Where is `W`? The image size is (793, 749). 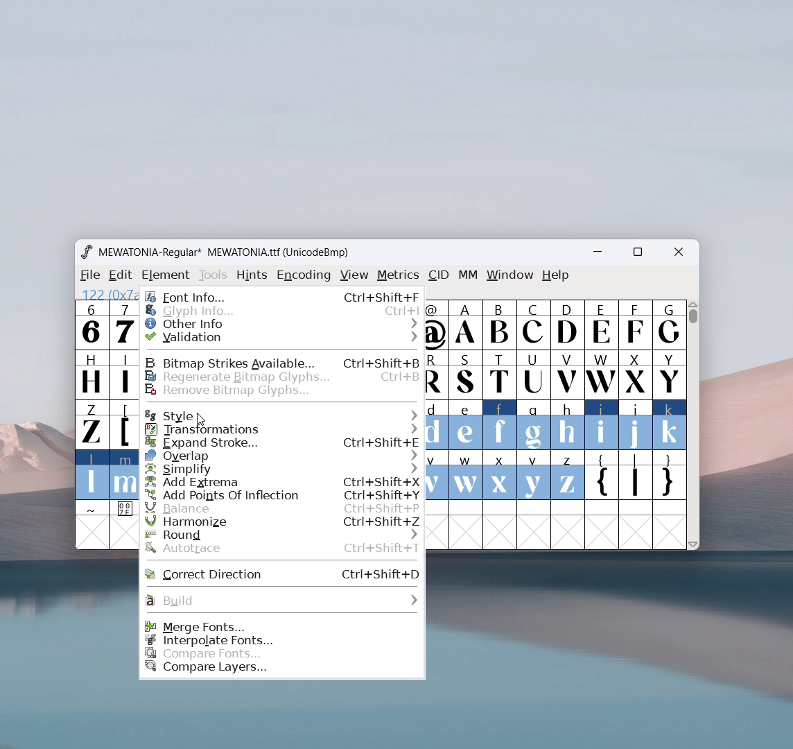 W is located at coordinates (600, 374).